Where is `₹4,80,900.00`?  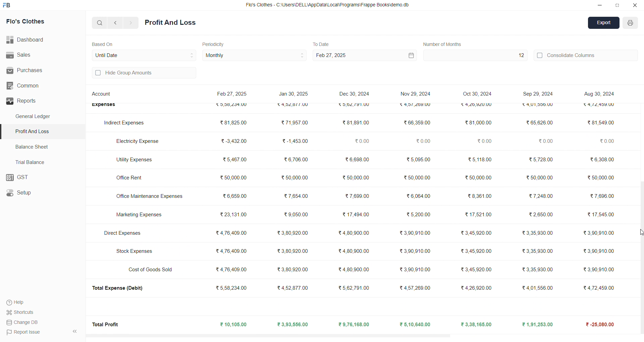
₹4,80,900.00 is located at coordinates (355, 270).